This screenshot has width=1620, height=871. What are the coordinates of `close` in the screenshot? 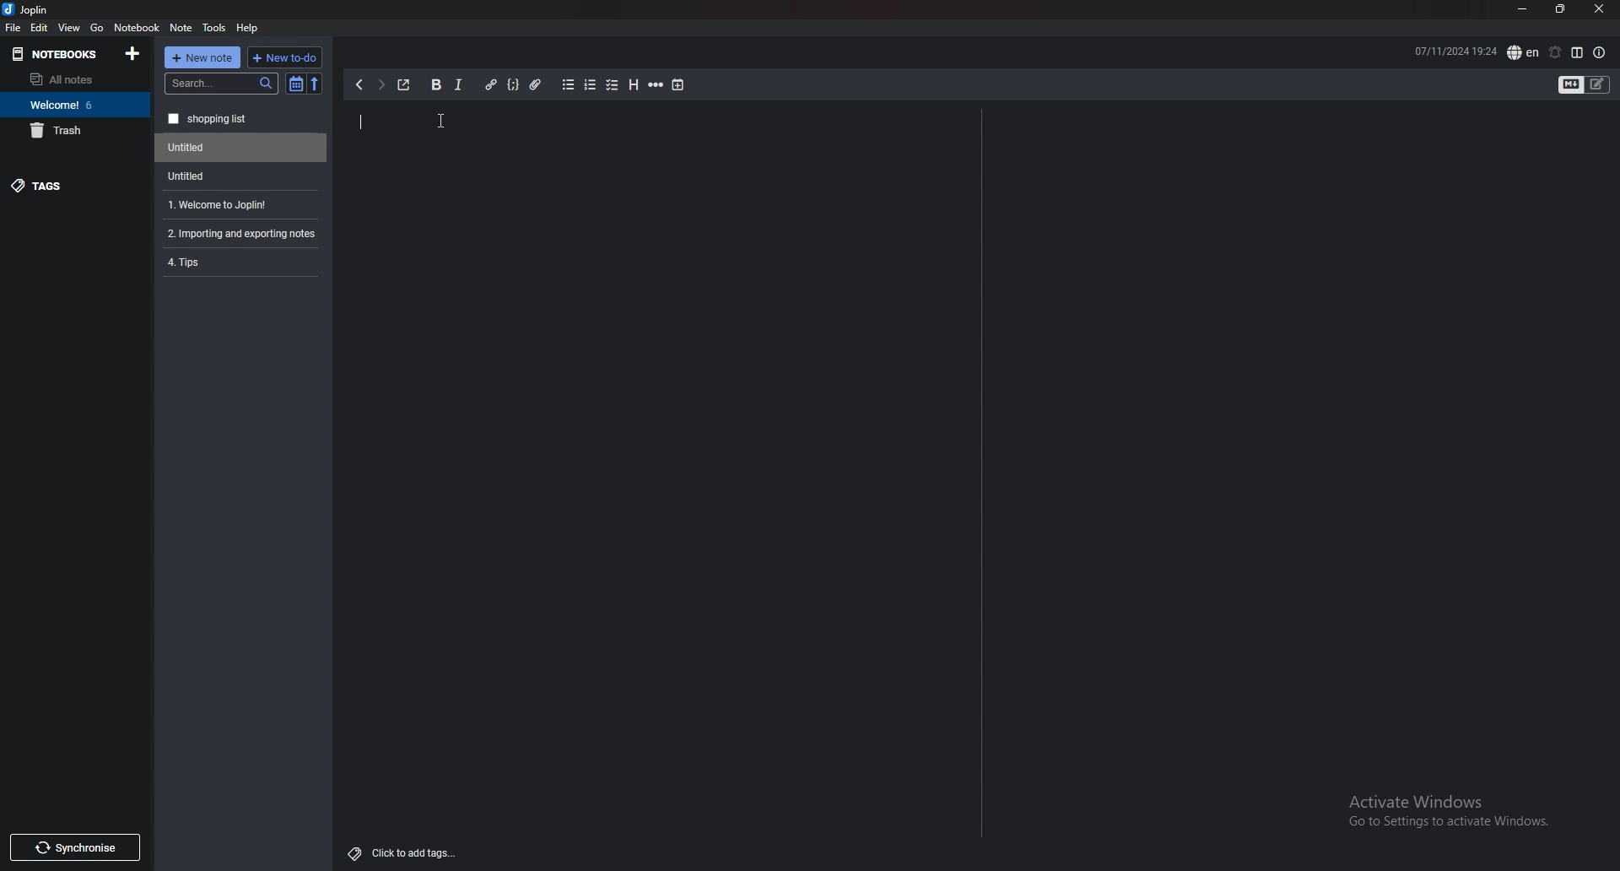 It's located at (1598, 9).